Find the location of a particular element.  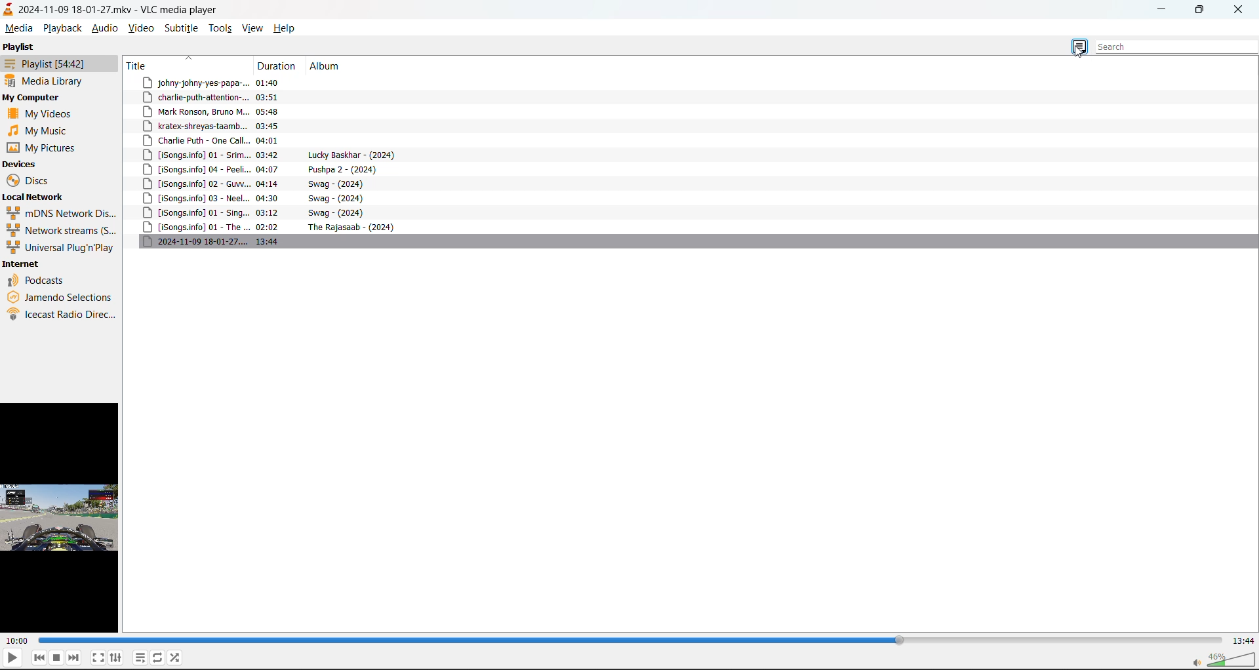

my computer is located at coordinates (31, 97).